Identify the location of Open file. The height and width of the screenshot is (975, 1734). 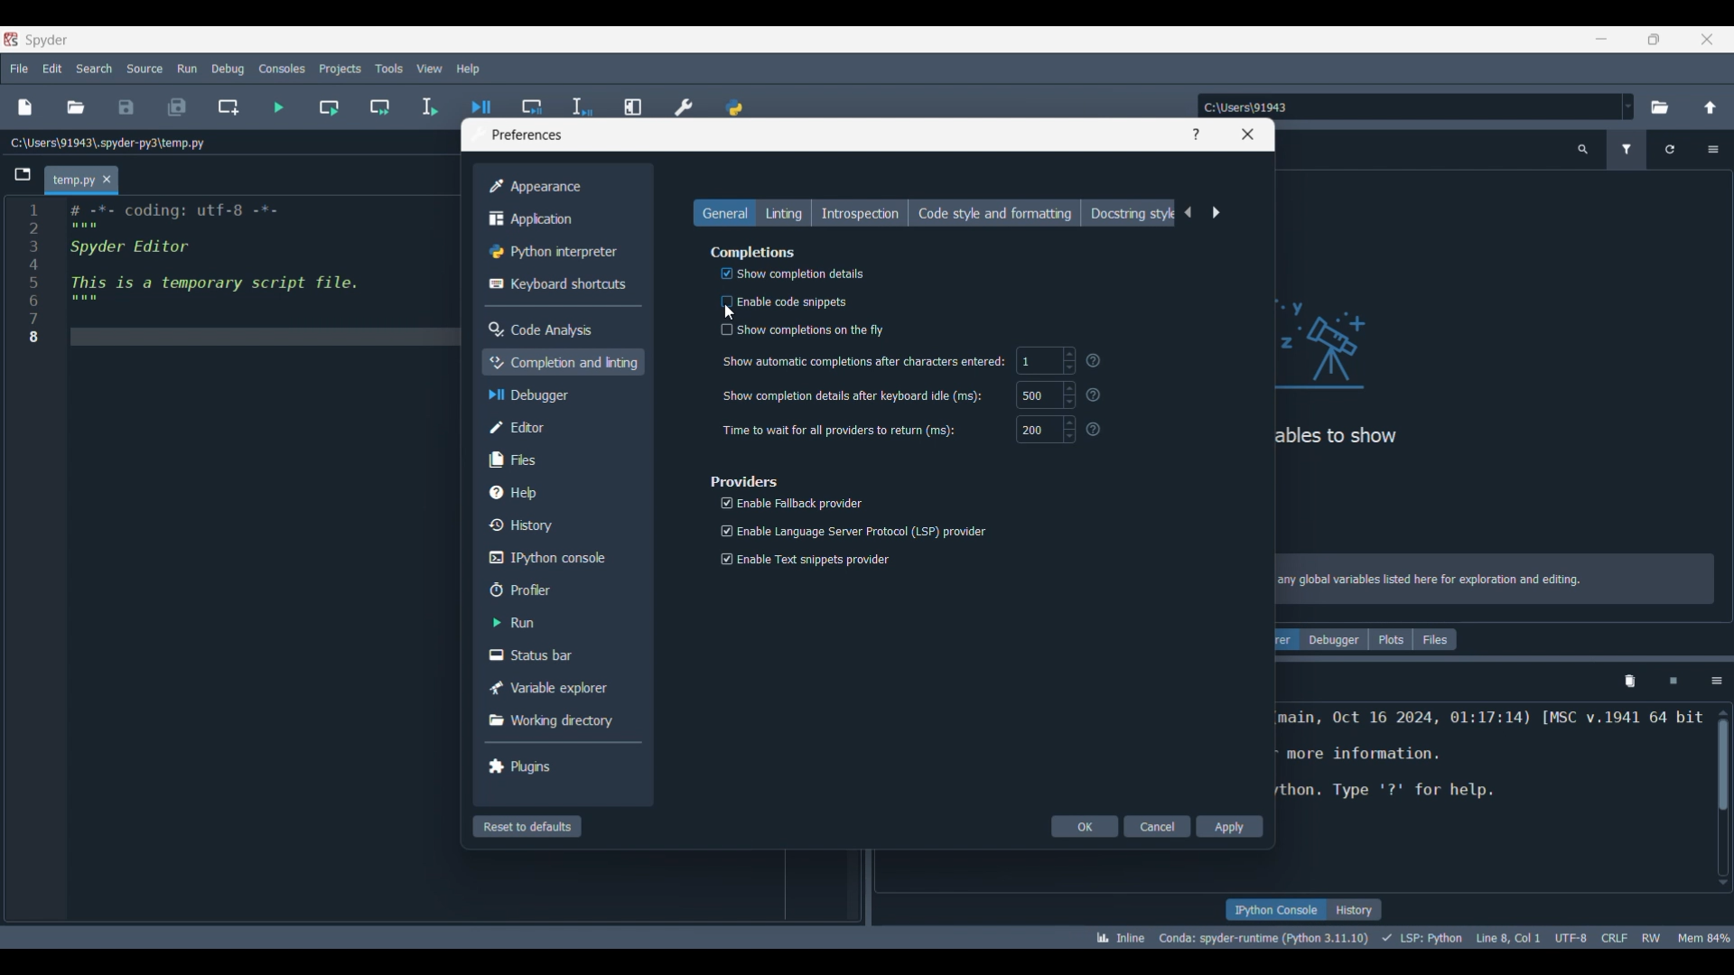
(75, 107).